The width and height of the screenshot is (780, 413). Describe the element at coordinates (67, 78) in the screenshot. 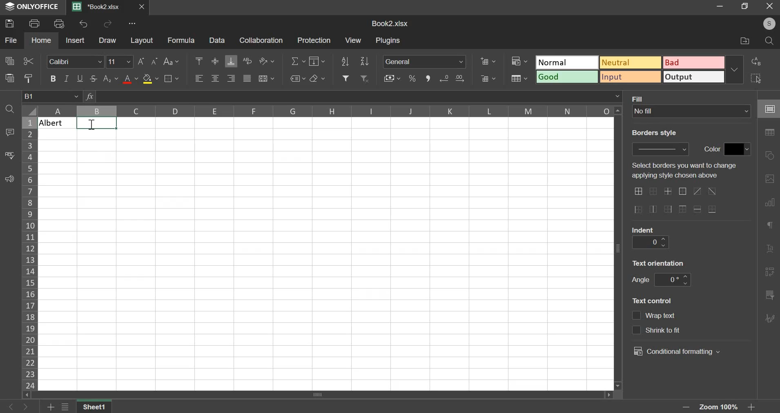

I see `italic` at that location.